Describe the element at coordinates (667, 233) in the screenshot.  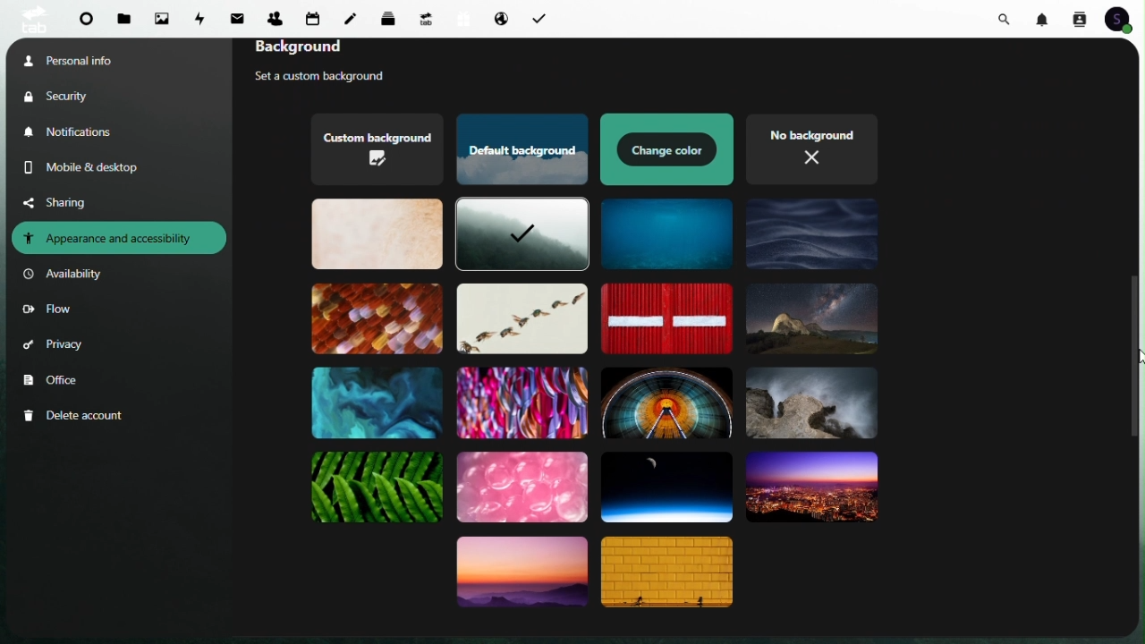
I see `Themes` at that location.